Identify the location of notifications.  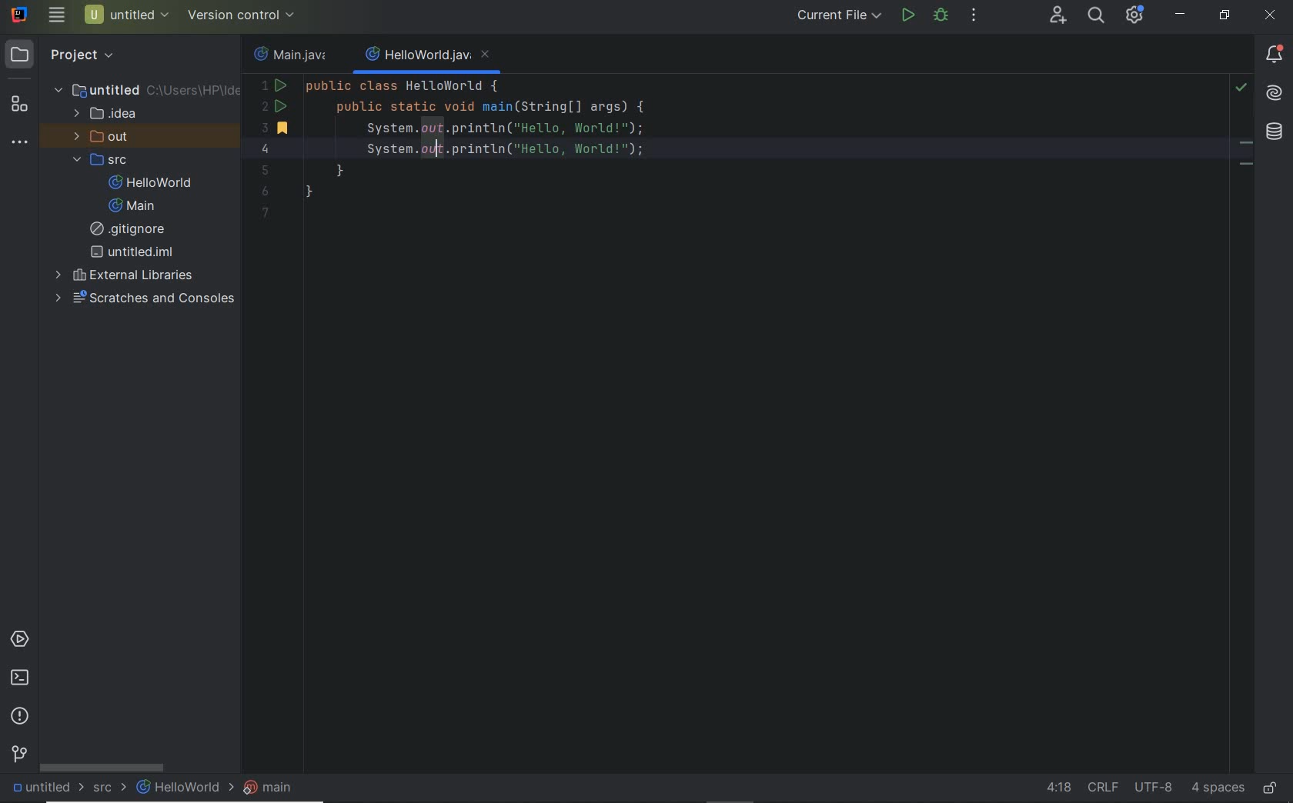
(1275, 56).